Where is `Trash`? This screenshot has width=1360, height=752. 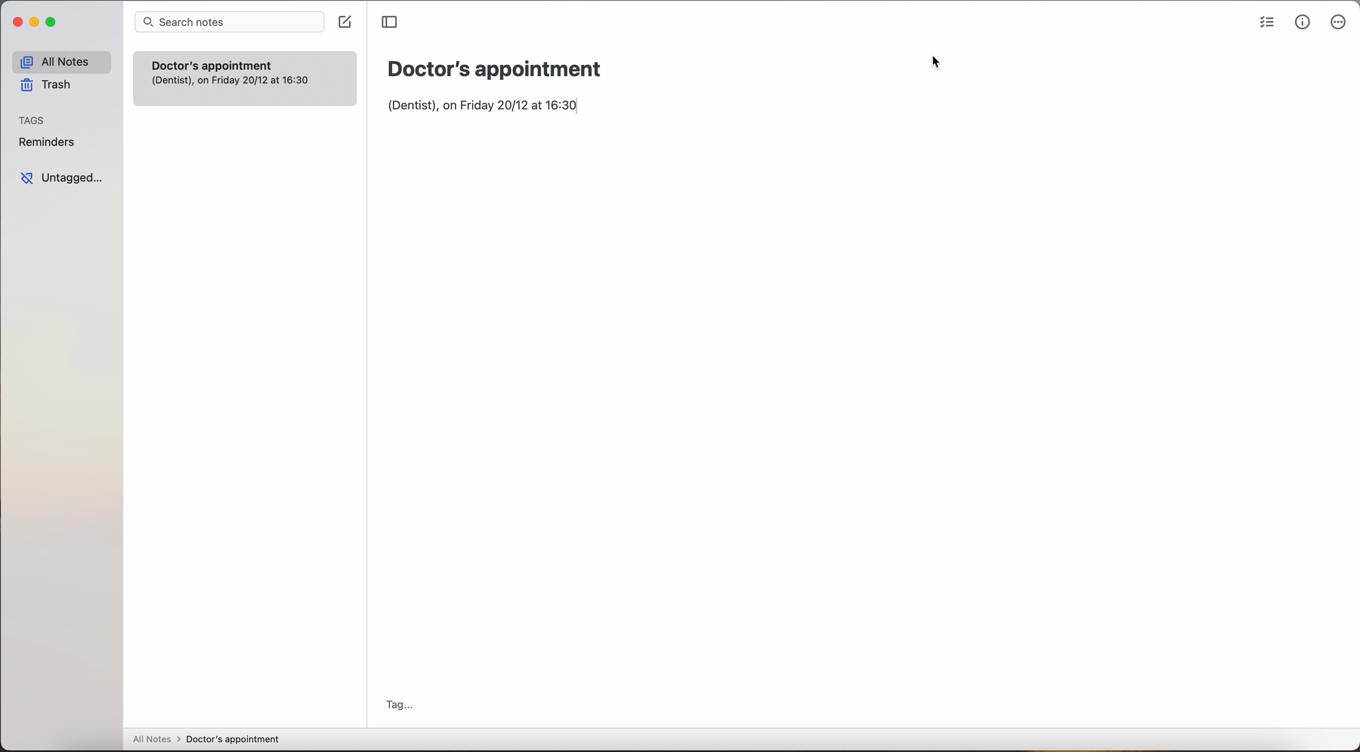 Trash is located at coordinates (53, 85).